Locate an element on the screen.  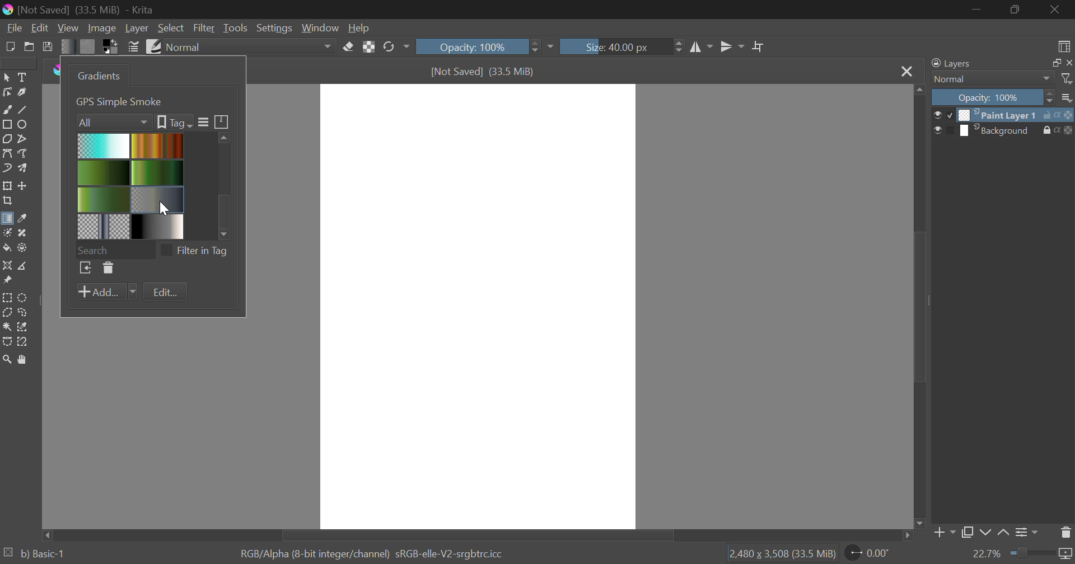
Opacity 100% is located at coordinates (992, 97).